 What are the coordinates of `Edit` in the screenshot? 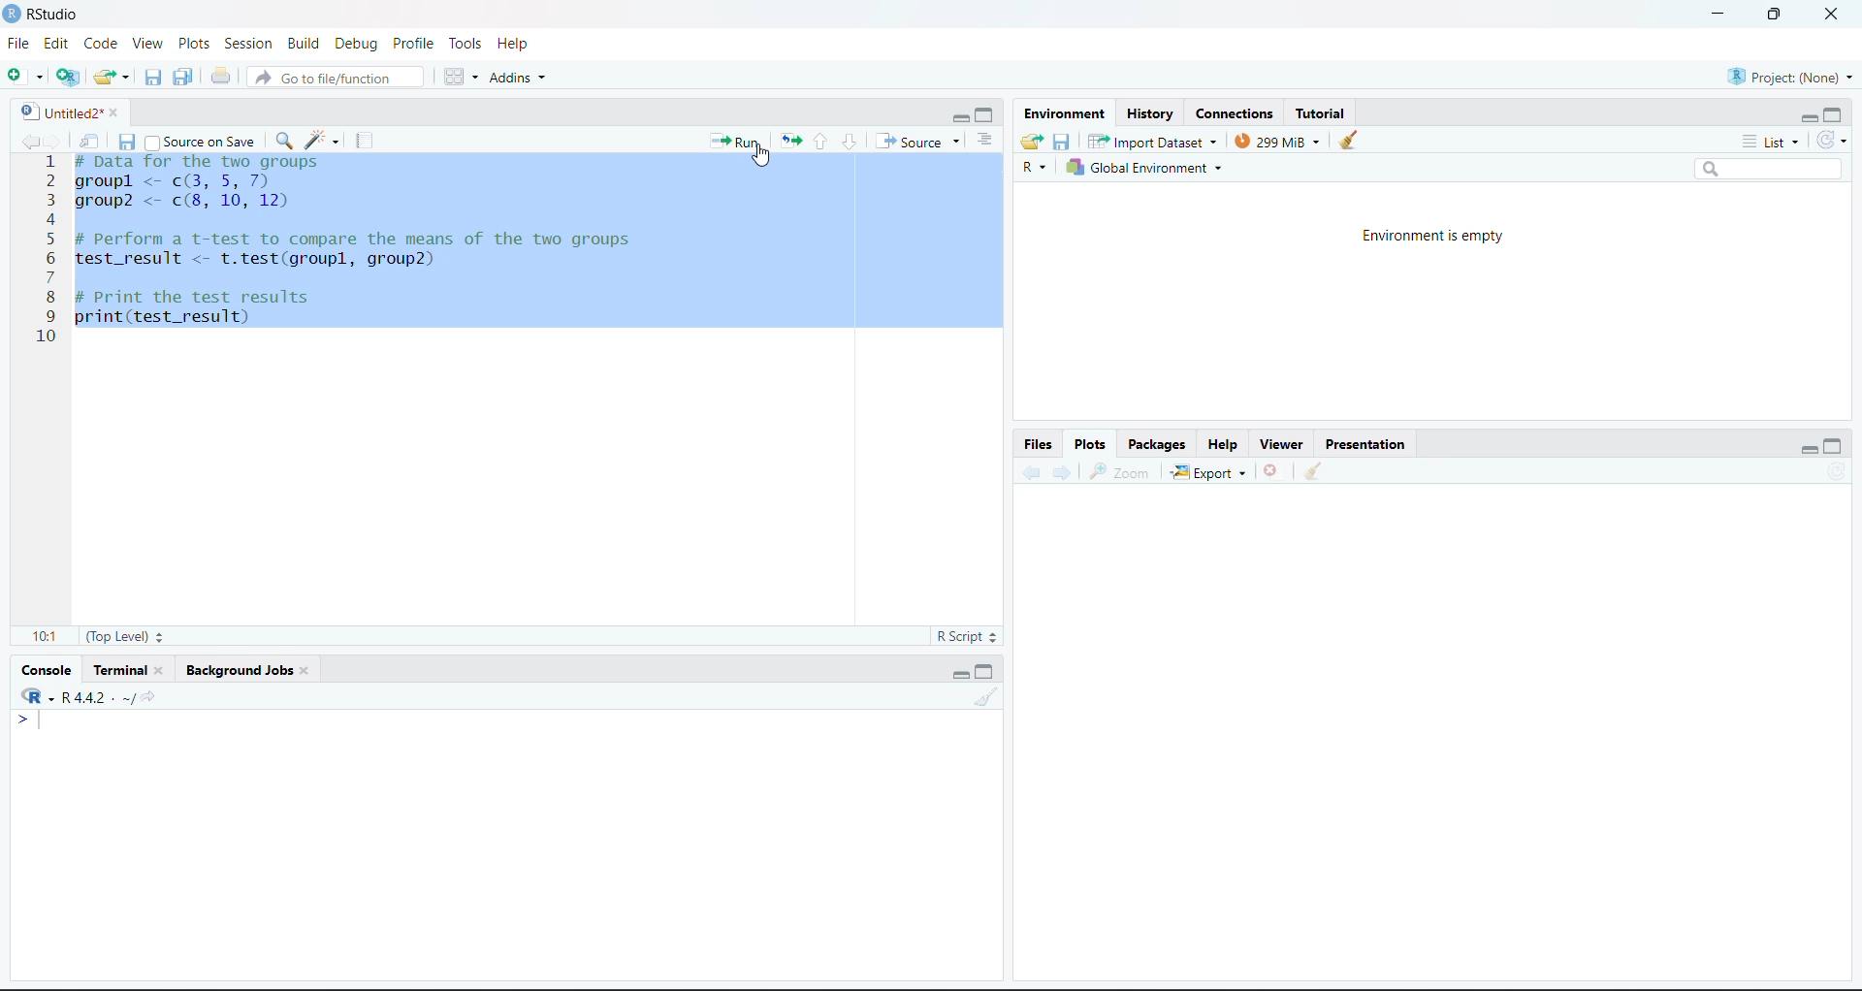 It's located at (56, 44).